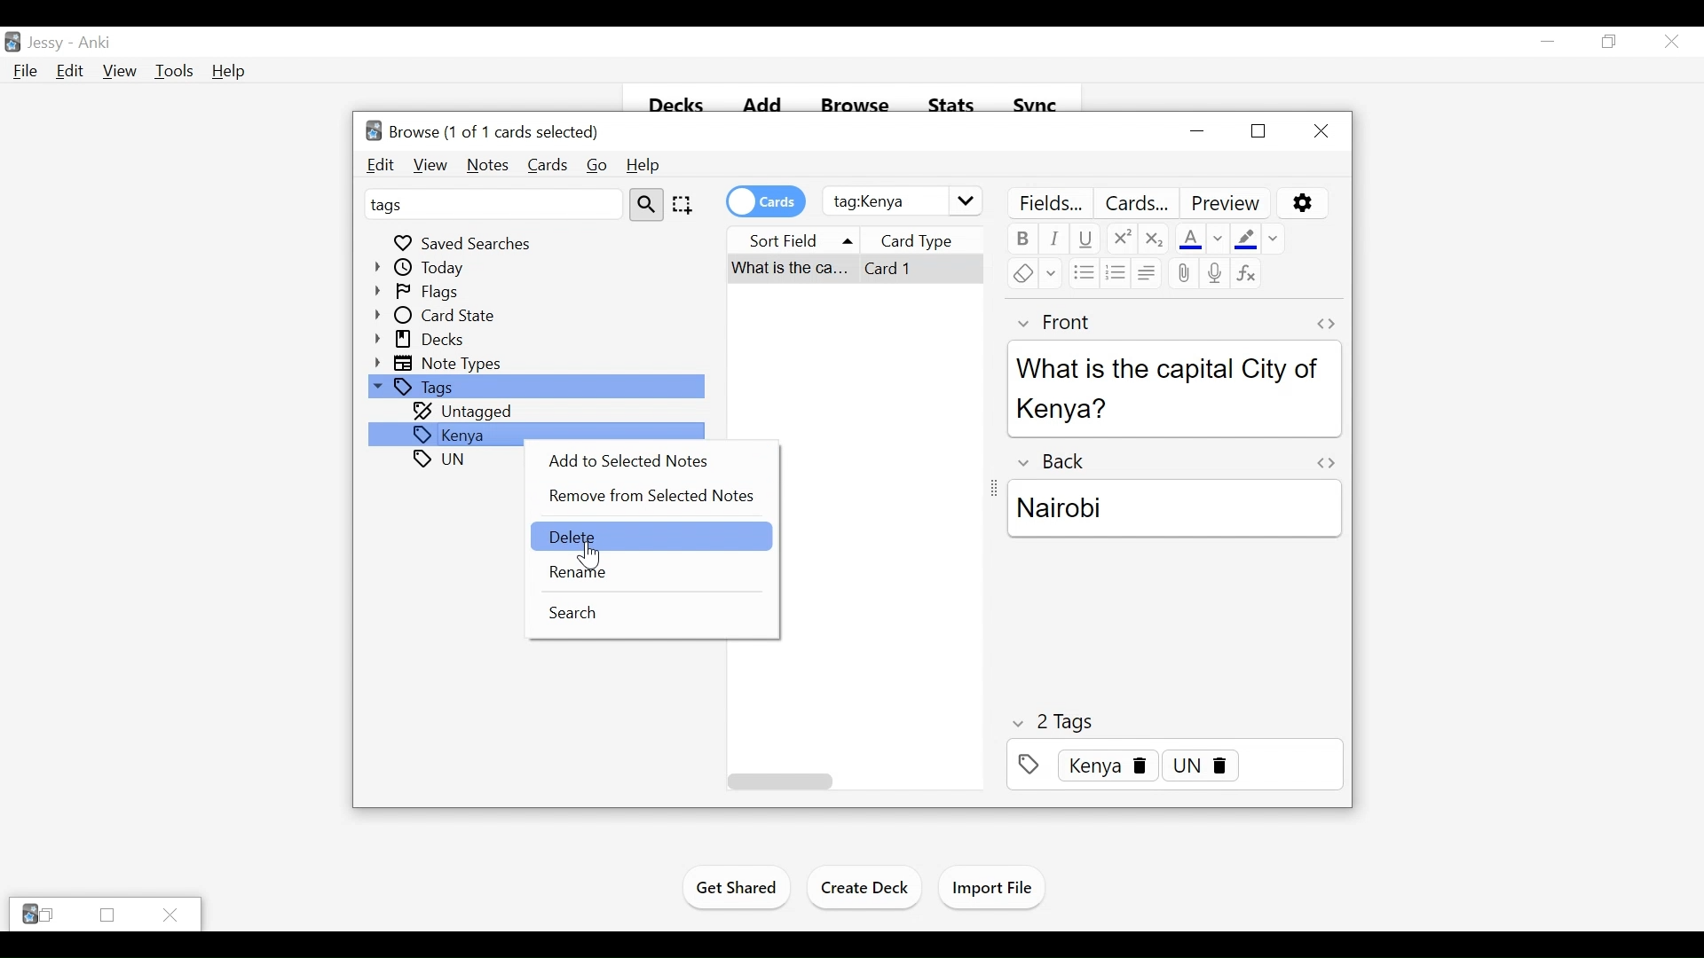 This screenshot has width=1704, height=958. I want to click on Go, so click(596, 166).